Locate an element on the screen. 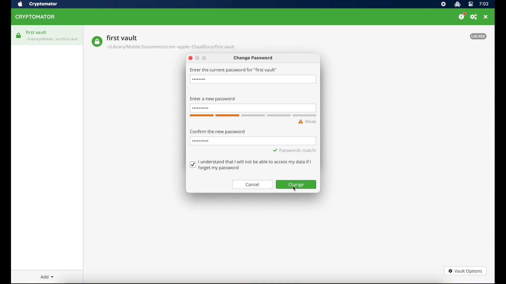 The width and height of the screenshot is (506, 284). vault icon is located at coordinates (97, 42).